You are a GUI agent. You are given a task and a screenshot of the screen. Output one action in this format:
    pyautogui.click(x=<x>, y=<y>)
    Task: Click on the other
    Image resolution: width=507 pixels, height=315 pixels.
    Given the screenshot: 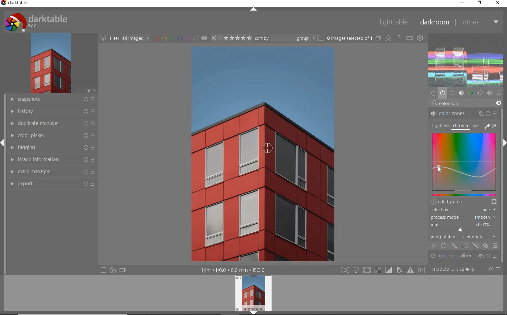 What is the action you would take?
    pyautogui.click(x=480, y=22)
    